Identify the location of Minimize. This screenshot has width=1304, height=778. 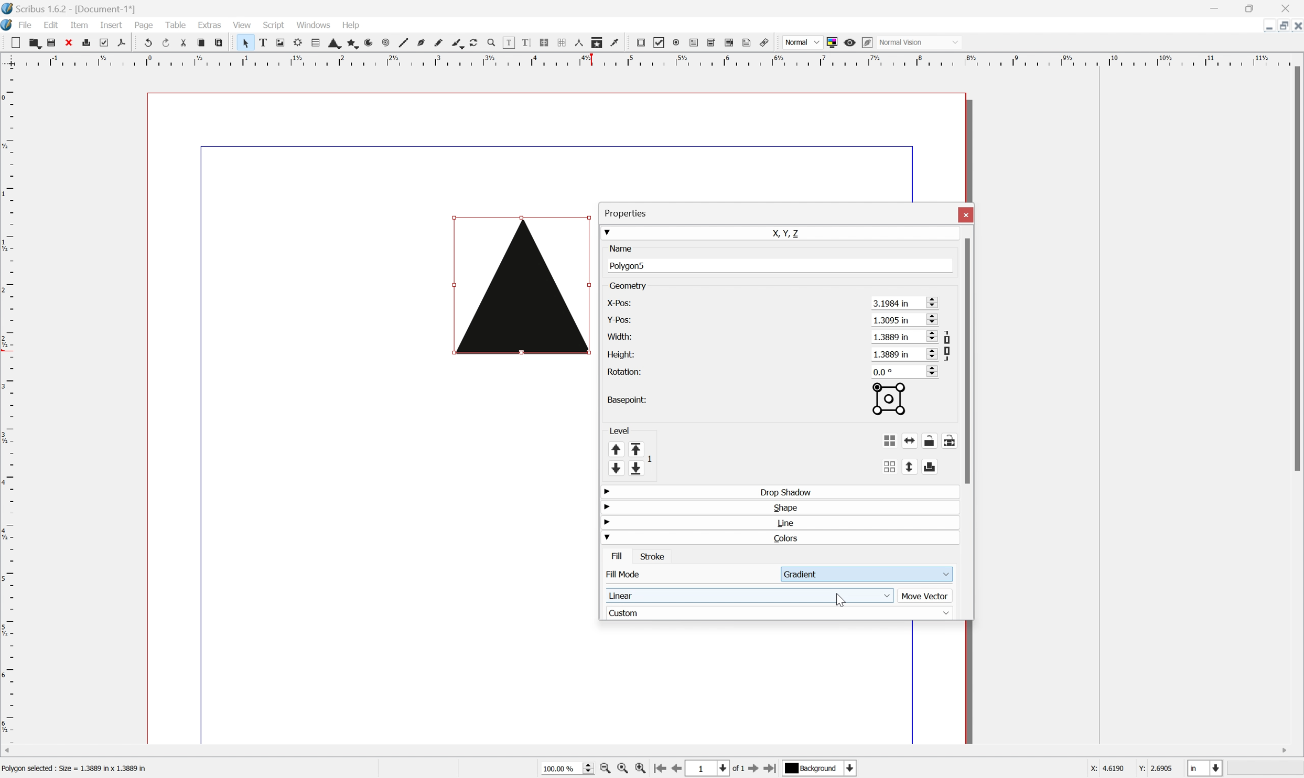
(1267, 26).